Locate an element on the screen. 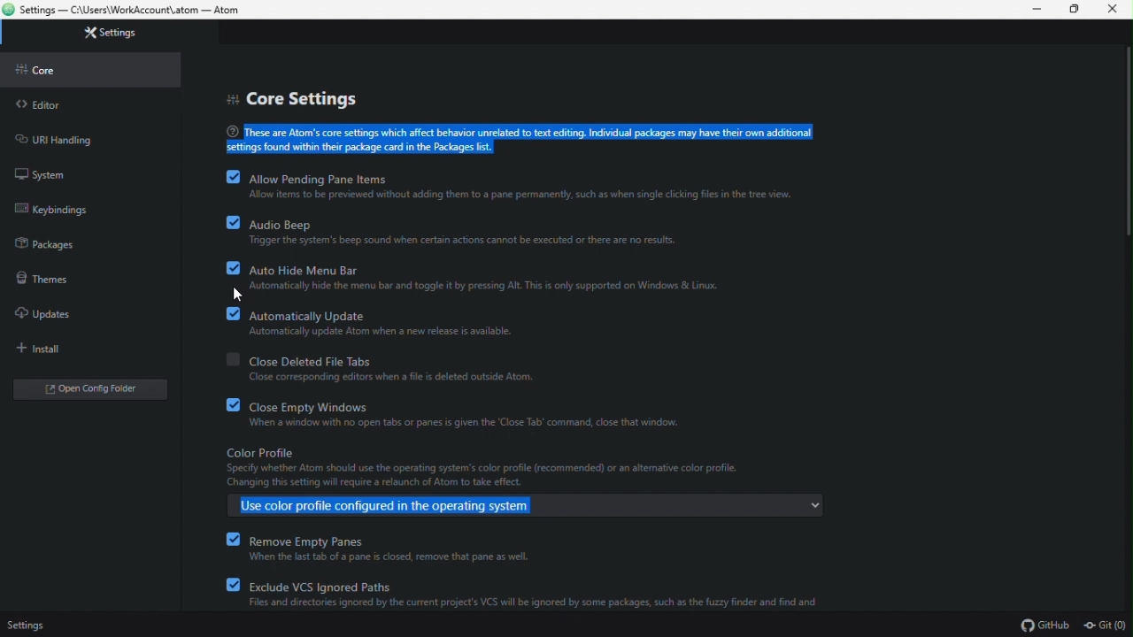 The height and width of the screenshot is (637, 1133). Audio Beep
Tigger the system's beep sound when certain actions cannot be executed or there are no results. is located at coordinates (503, 231).